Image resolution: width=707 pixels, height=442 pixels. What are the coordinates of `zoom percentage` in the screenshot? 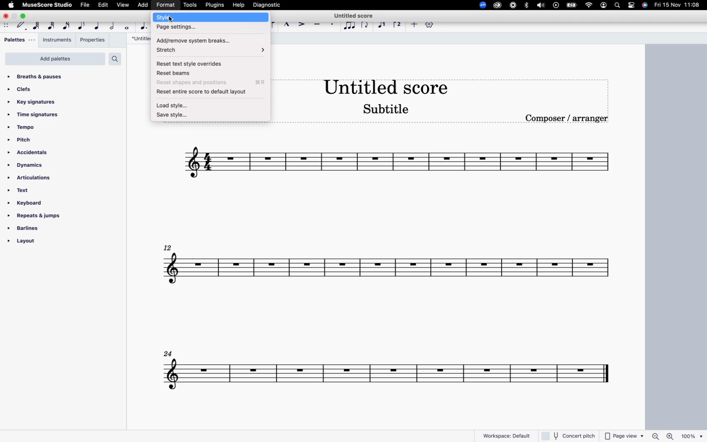 It's located at (694, 436).